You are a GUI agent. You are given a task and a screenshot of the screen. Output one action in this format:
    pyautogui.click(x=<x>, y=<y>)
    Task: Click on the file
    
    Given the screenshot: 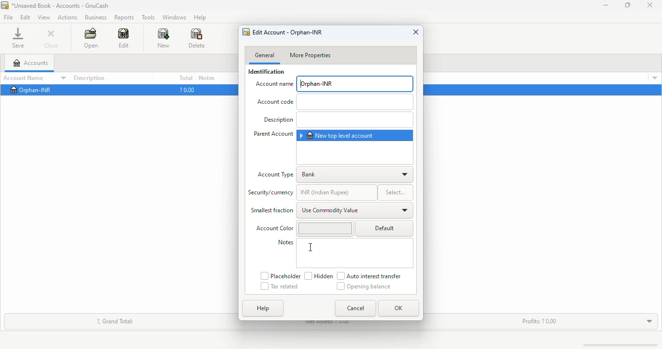 What is the action you would take?
    pyautogui.click(x=8, y=17)
    